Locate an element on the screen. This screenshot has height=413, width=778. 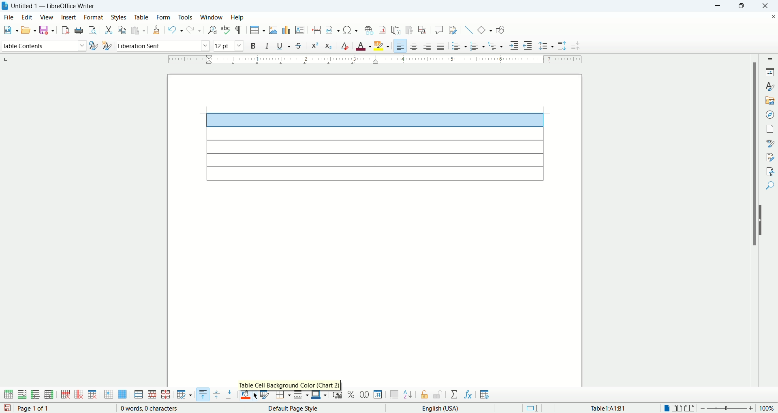
optimize size is located at coordinates (185, 395).